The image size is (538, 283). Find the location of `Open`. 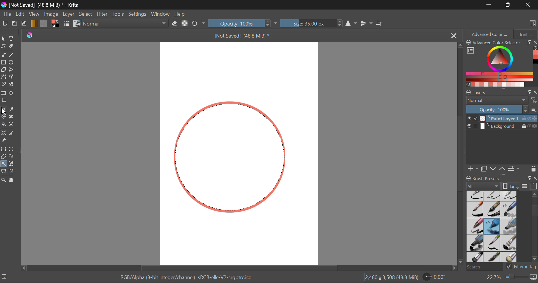

Open is located at coordinates (15, 24).